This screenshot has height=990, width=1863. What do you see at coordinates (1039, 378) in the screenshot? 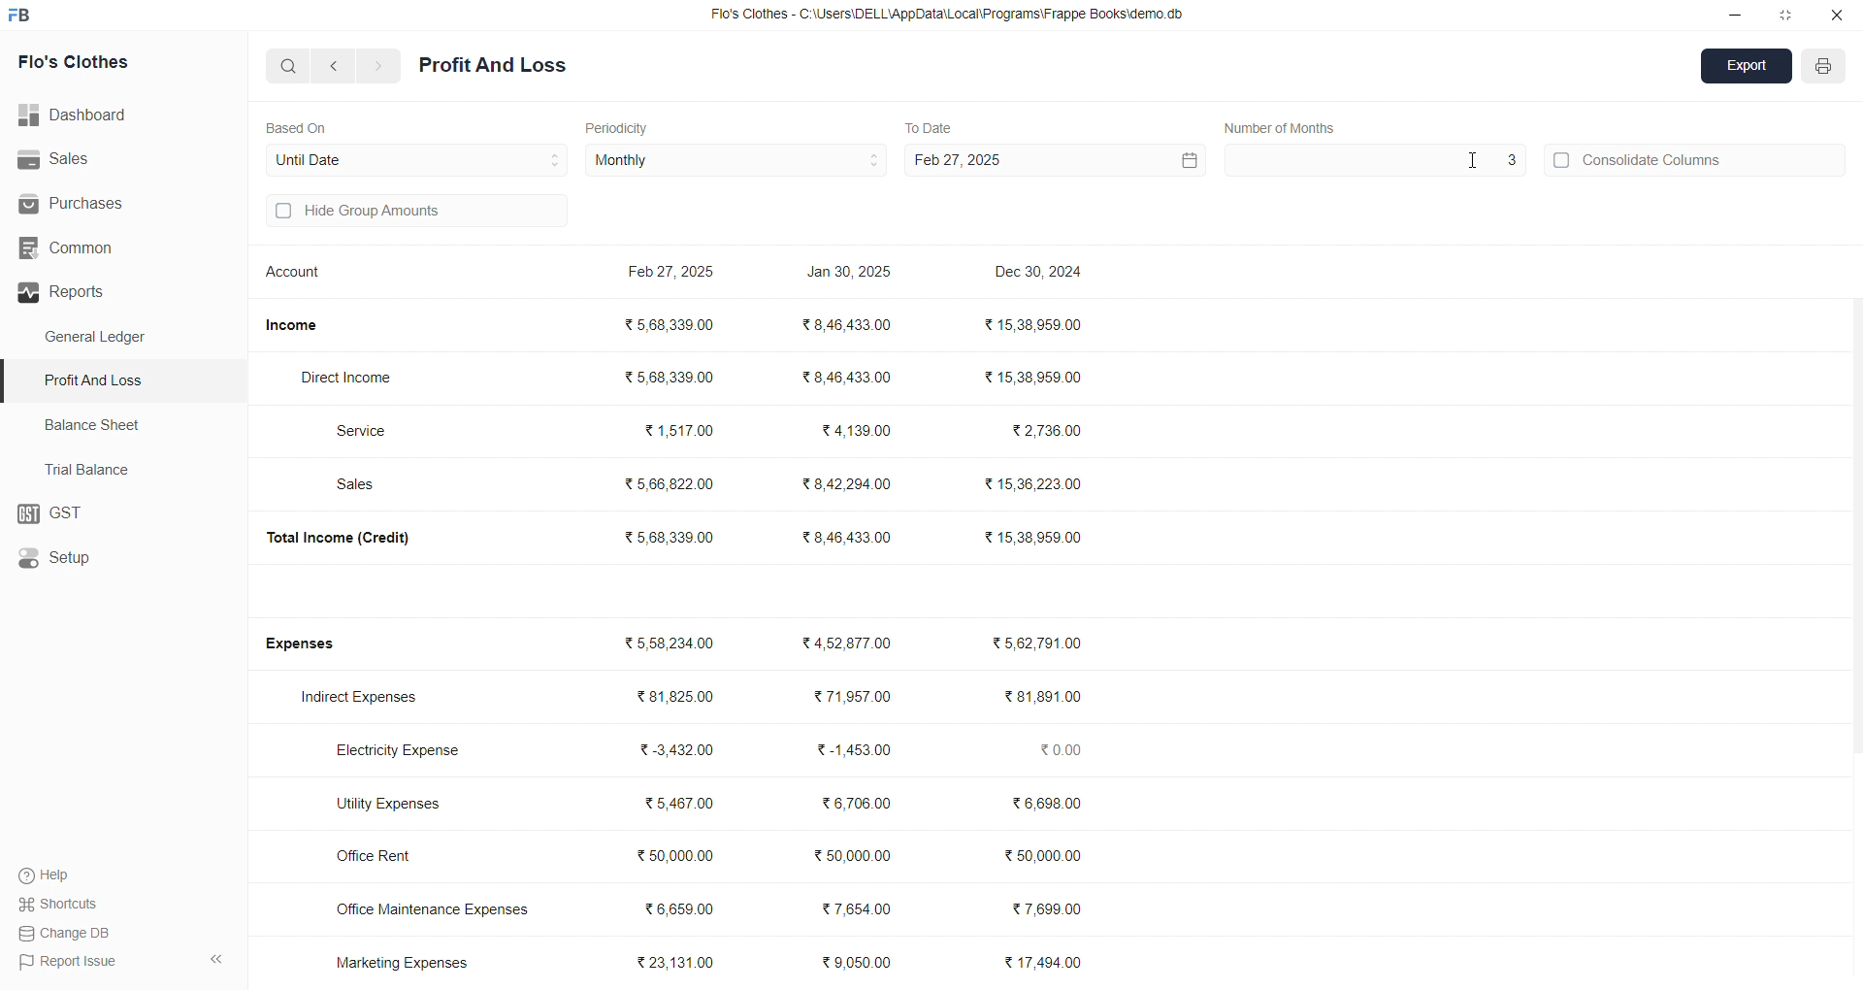
I see `₹15,38,959.00` at bounding box center [1039, 378].